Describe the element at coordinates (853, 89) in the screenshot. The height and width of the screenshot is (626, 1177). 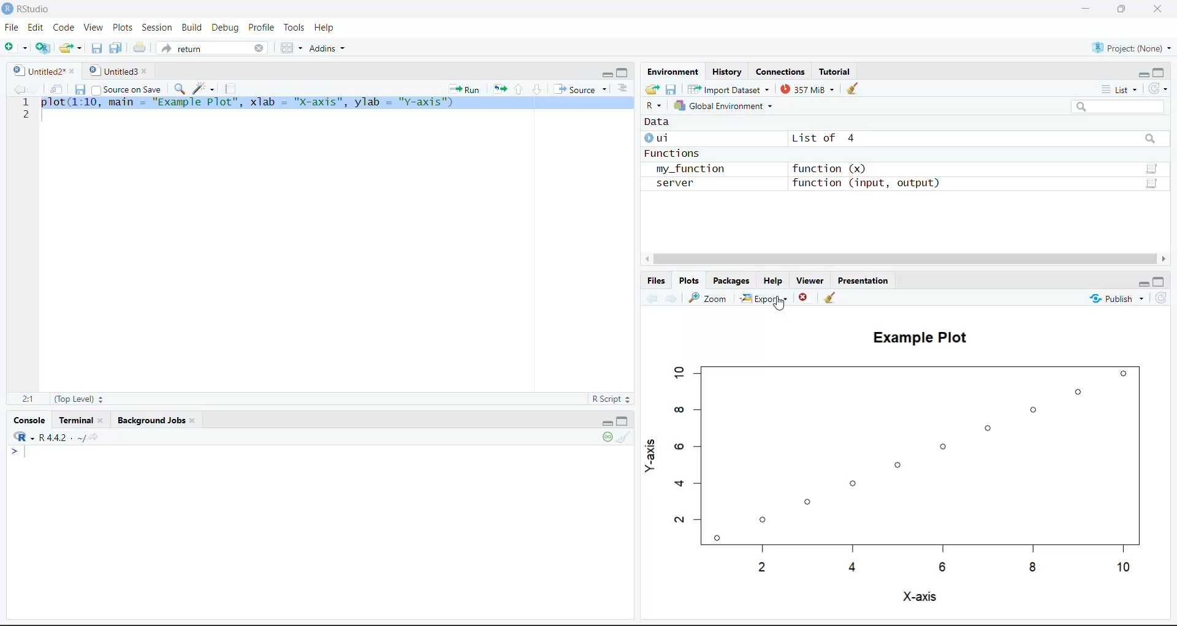
I see `Clear console (Ctrl + L)` at that location.